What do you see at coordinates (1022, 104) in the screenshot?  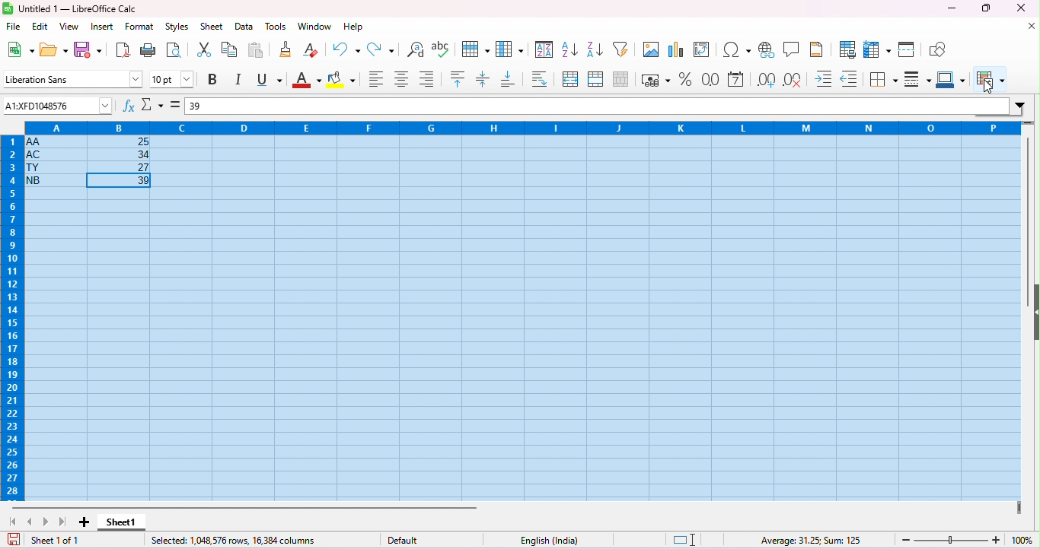 I see `drop down` at bounding box center [1022, 104].